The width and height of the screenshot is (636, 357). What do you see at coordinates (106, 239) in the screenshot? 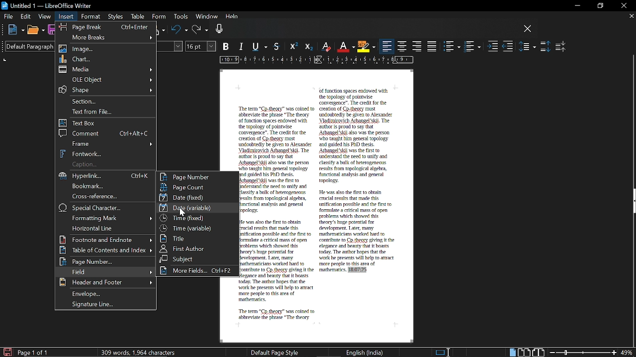
I see `Footnote and endnote` at bounding box center [106, 239].